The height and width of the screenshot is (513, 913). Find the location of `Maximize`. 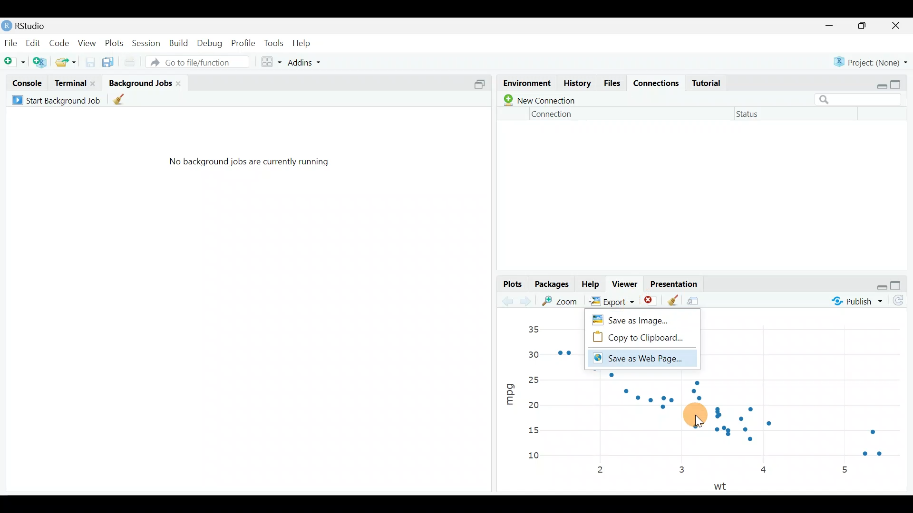

Maximize is located at coordinates (901, 285).